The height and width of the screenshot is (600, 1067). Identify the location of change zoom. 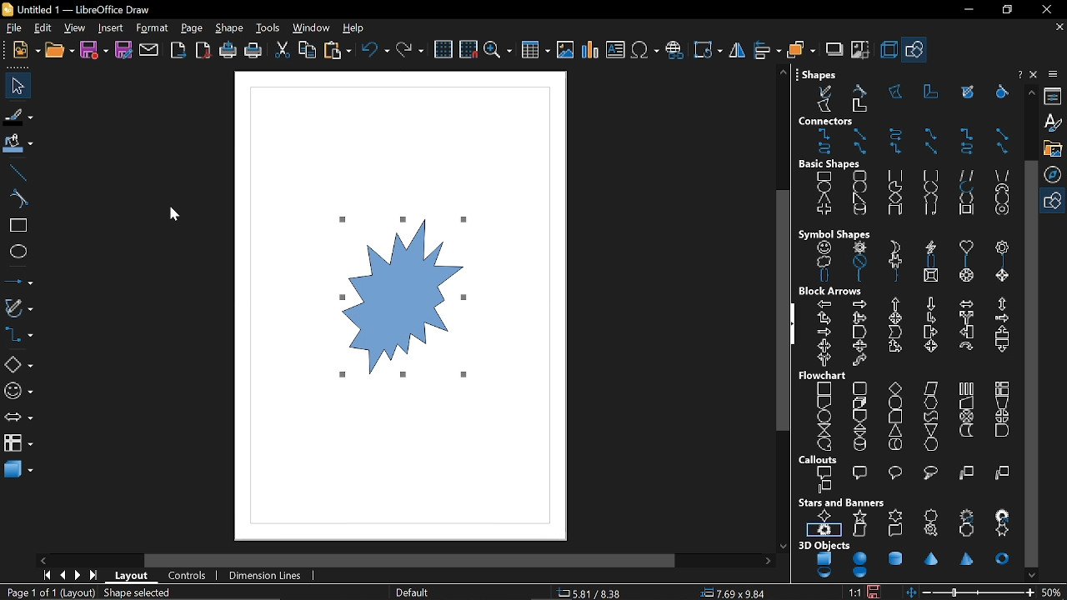
(971, 592).